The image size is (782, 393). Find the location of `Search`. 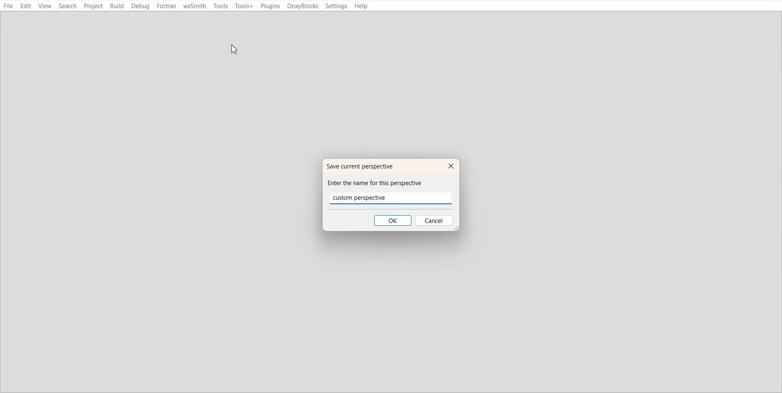

Search is located at coordinates (68, 6).